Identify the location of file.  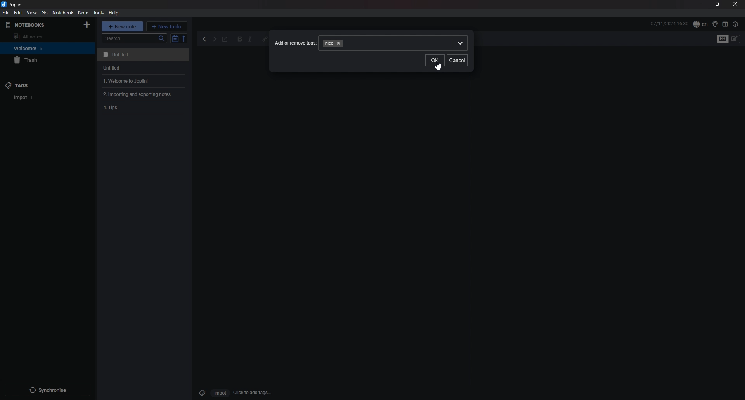
(6, 13).